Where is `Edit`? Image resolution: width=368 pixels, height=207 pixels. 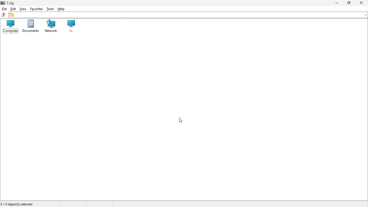 Edit is located at coordinates (12, 9).